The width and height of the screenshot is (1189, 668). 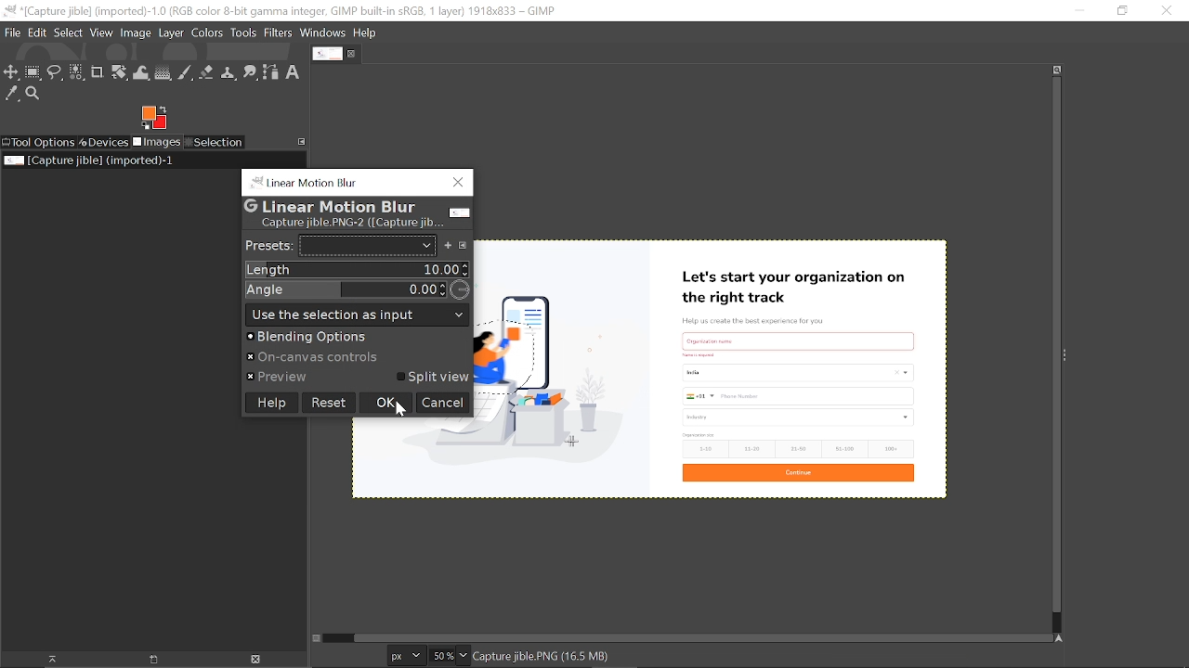 What do you see at coordinates (76, 73) in the screenshot?
I see `Select by color` at bounding box center [76, 73].